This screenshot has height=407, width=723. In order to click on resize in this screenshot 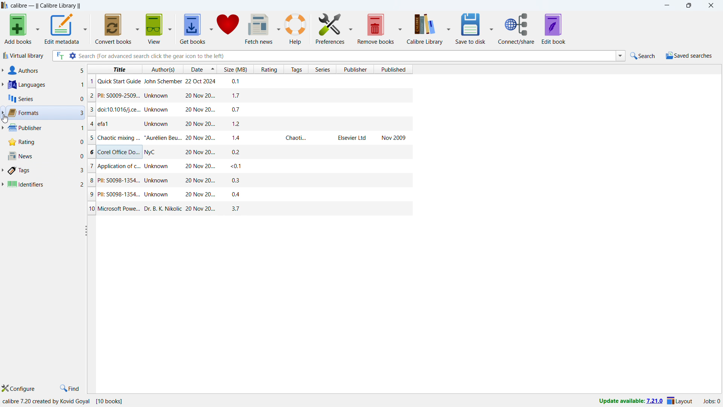, I will do `click(85, 230)`.